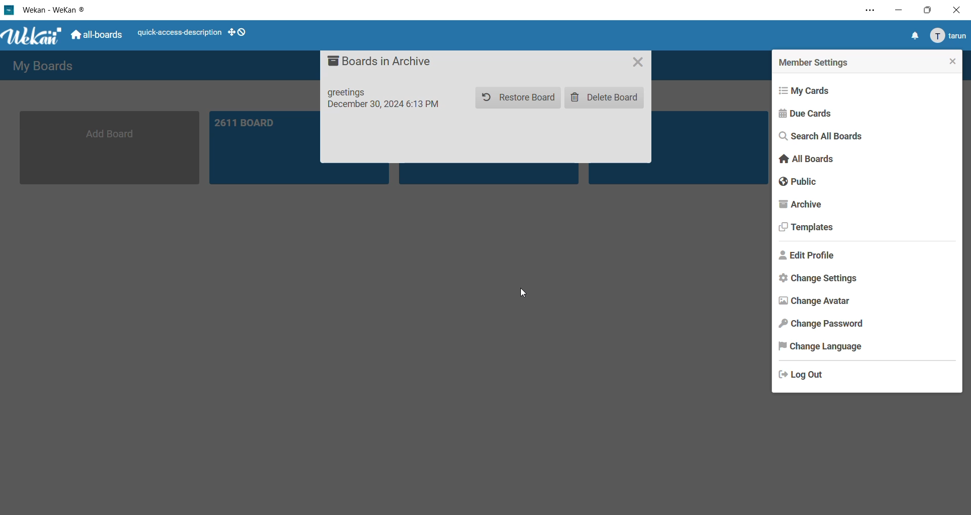 This screenshot has width=971, height=515. Describe the element at coordinates (816, 302) in the screenshot. I see `change avatar` at that location.